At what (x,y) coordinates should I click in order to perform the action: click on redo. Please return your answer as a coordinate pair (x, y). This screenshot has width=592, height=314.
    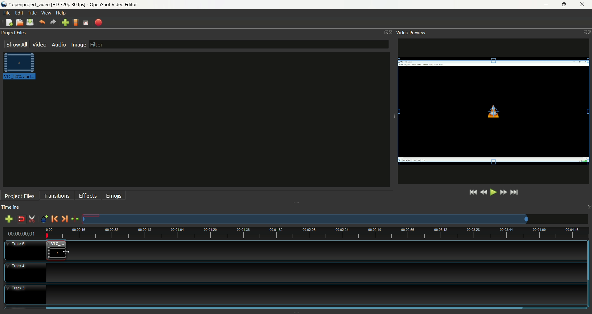
    Looking at the image, I should click on (52, 22).